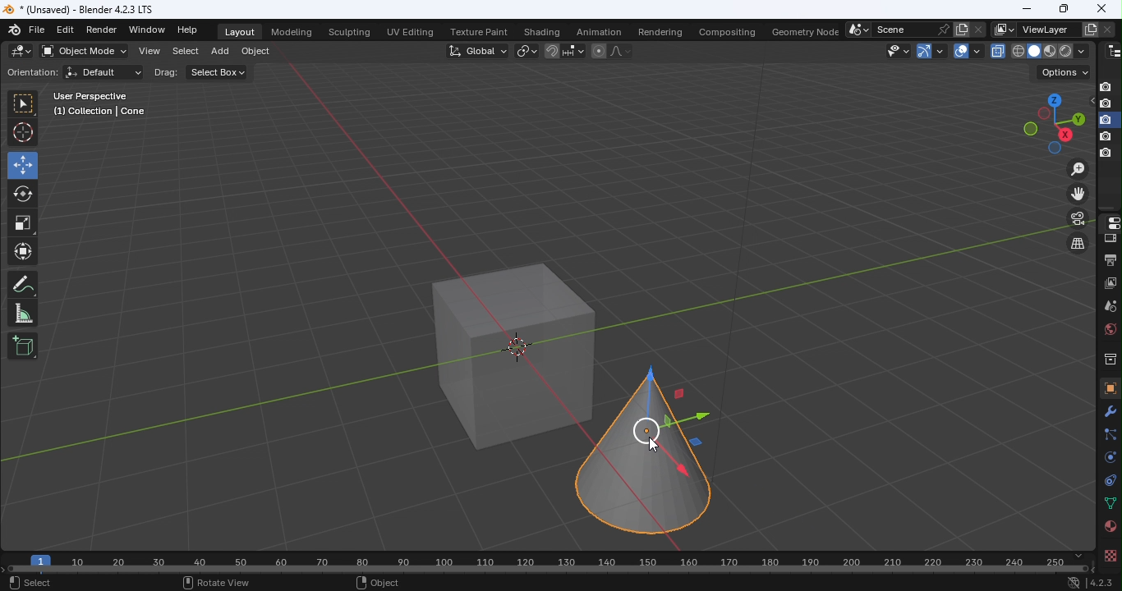  Describe the element at coordinates (1109, 239) in the screenshot. I see `Render` at that location.